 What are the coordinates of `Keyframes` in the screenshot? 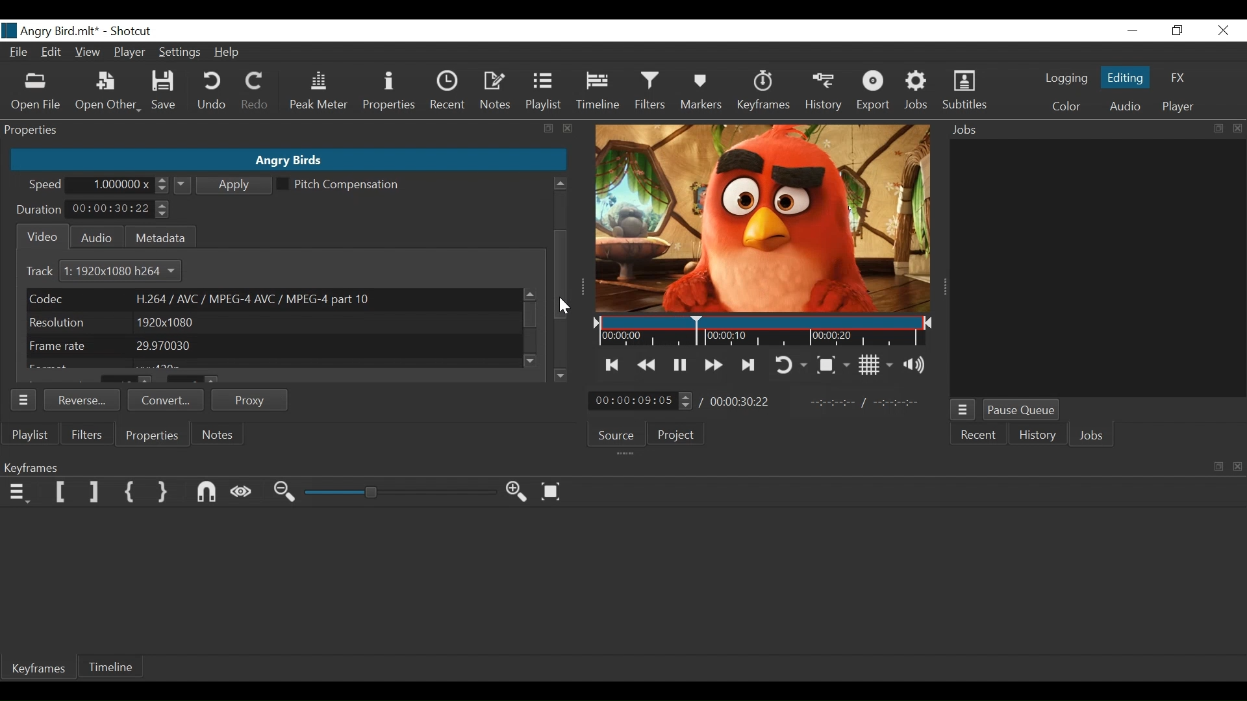 It's located at (40, 670).